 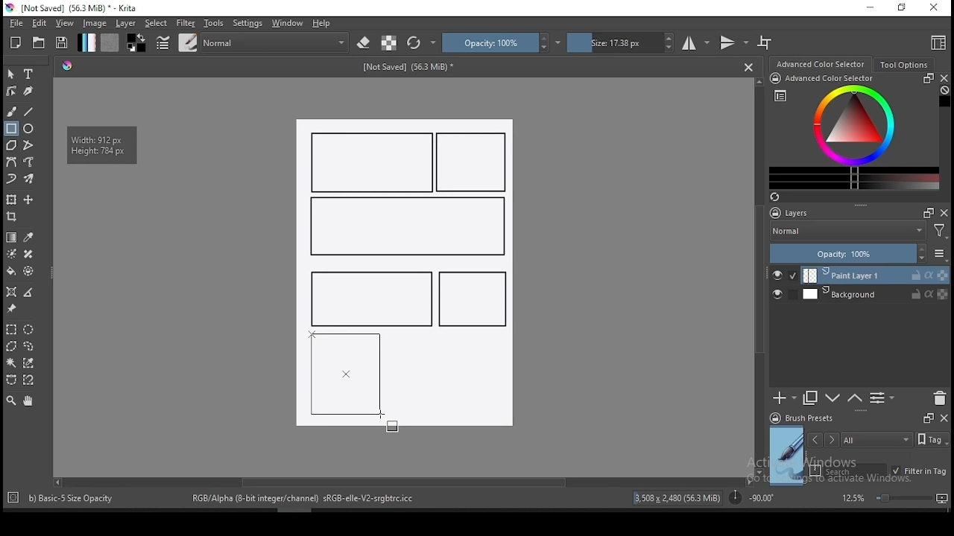 What do you see at coordinates (882, 398) in the screenshot?
I see `view or change layer properties` at bounding box center [882, 398].